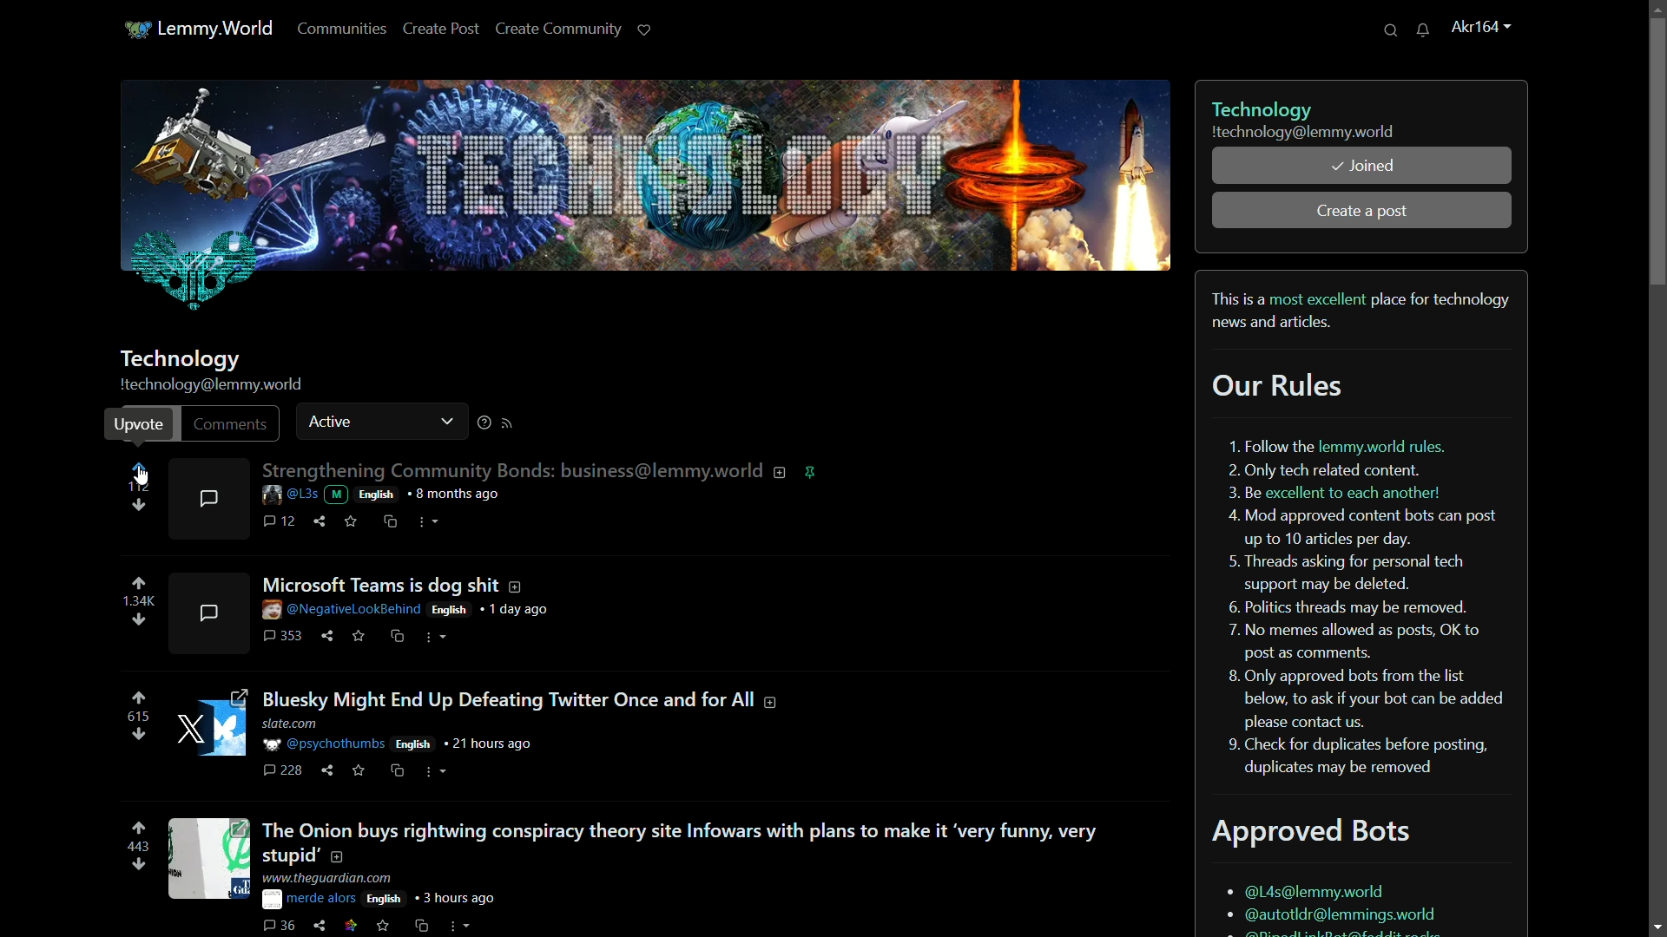 Image resolution: width=1667 pixels, height=937 pixels. I want to click on create post, so click(439, 30).